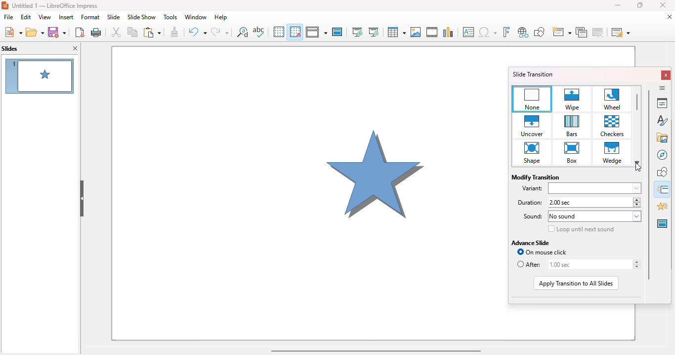 The height and width of the screenshot is (355, 675). I want to click on display views, so click(316, 32).